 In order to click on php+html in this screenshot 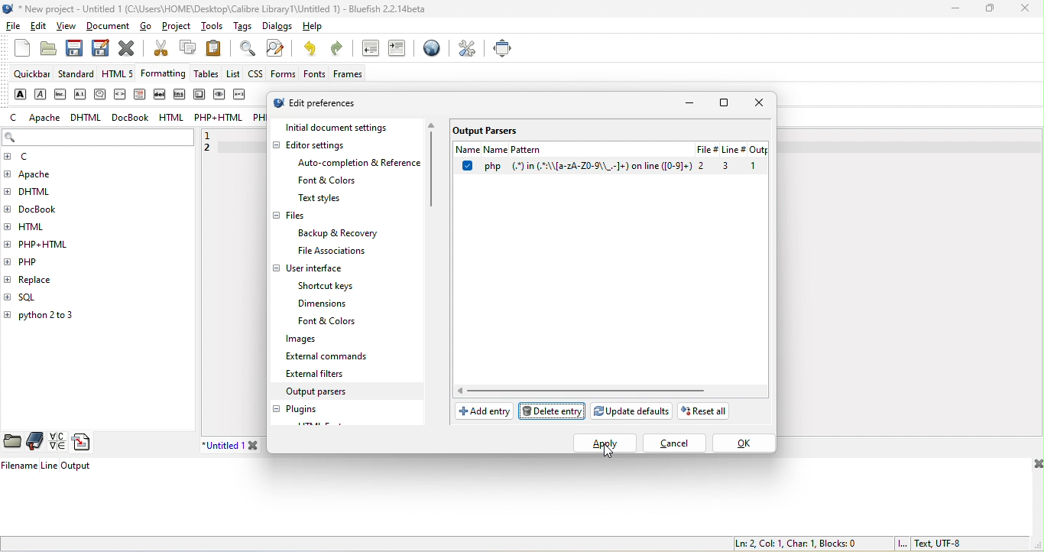, I will do `click(219, 119)`.